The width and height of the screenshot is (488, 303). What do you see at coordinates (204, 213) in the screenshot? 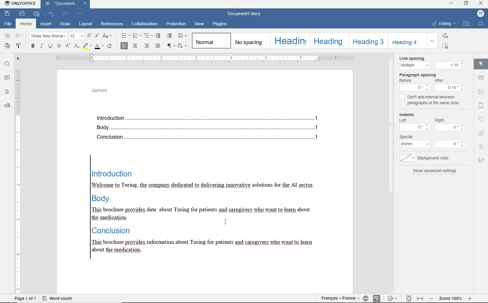
I see `This brochure provides data about Turing for patients and caregivers who want to learn about
the medication.` at bounding box center [204, 213].